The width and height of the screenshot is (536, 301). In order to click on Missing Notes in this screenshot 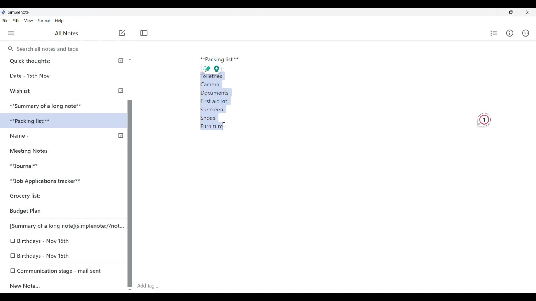, I will do `click(33, 152)`.